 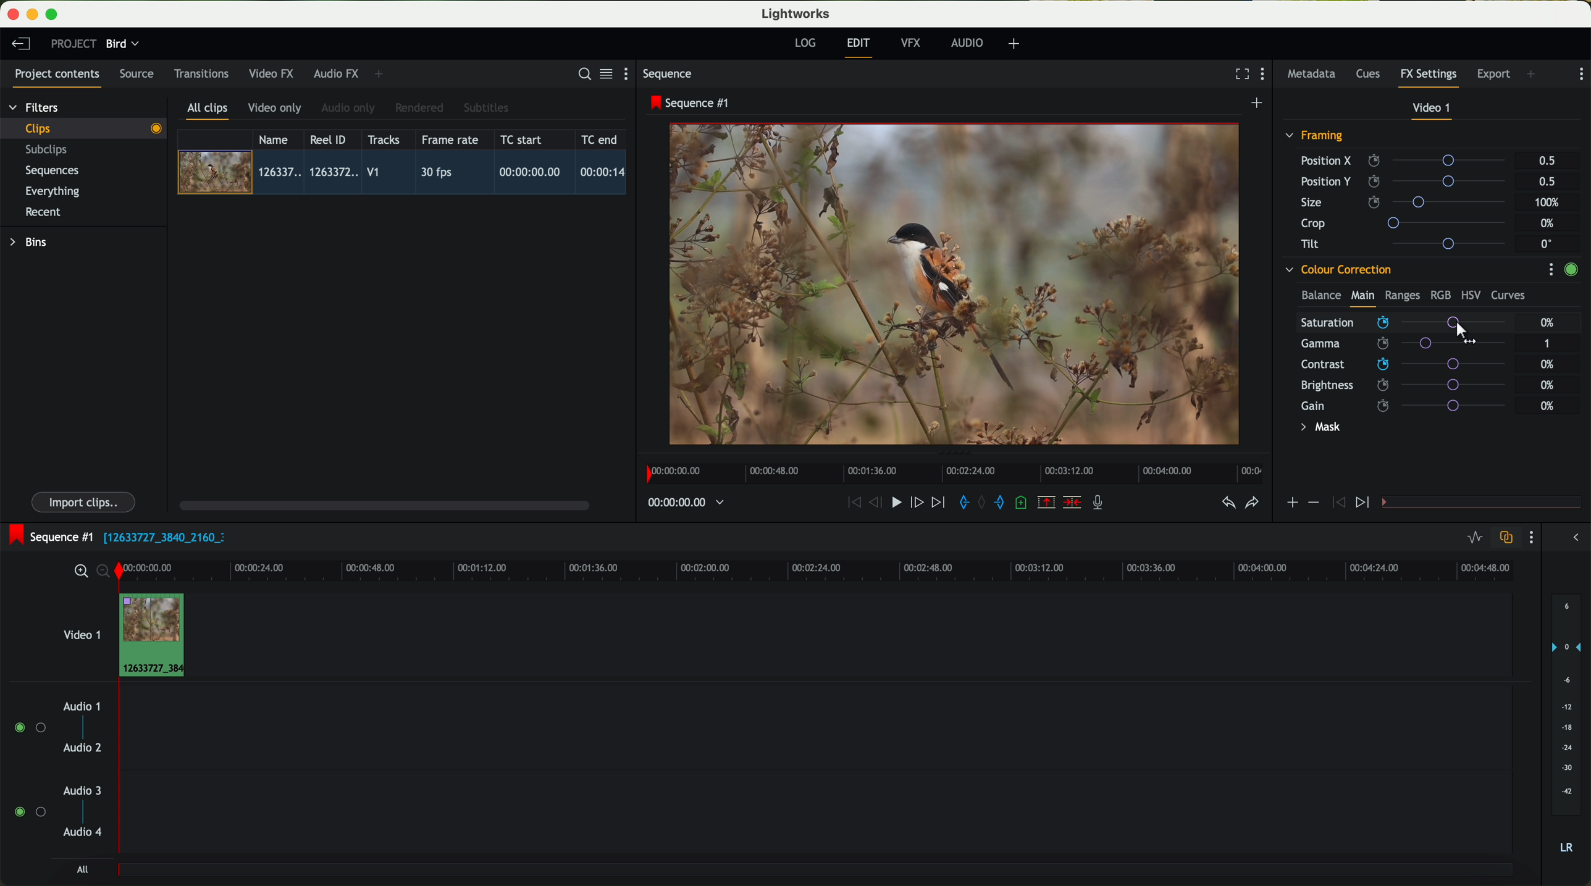 What do you see at coordinates (1408, 161) in the screenshot?
I see `position X` at bounding box center [1408, 161].